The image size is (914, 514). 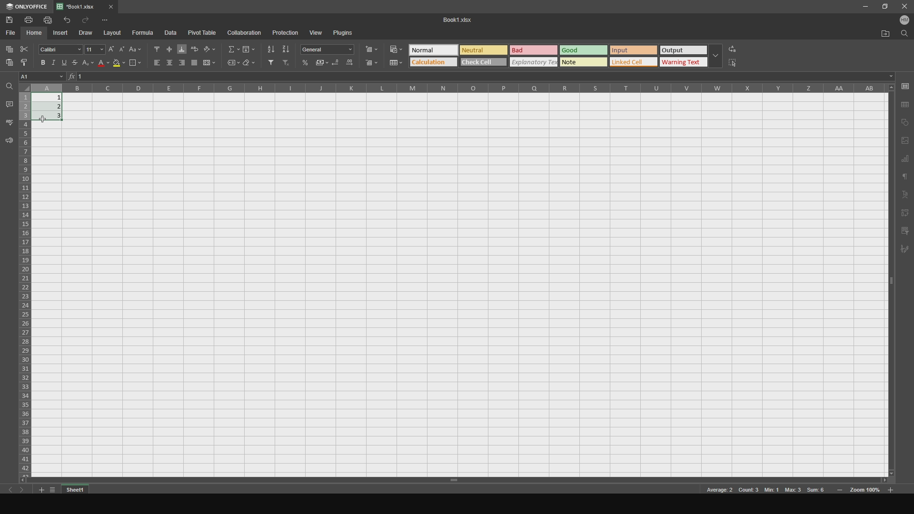 I want to click on copy style, so click(x=24, y=62).